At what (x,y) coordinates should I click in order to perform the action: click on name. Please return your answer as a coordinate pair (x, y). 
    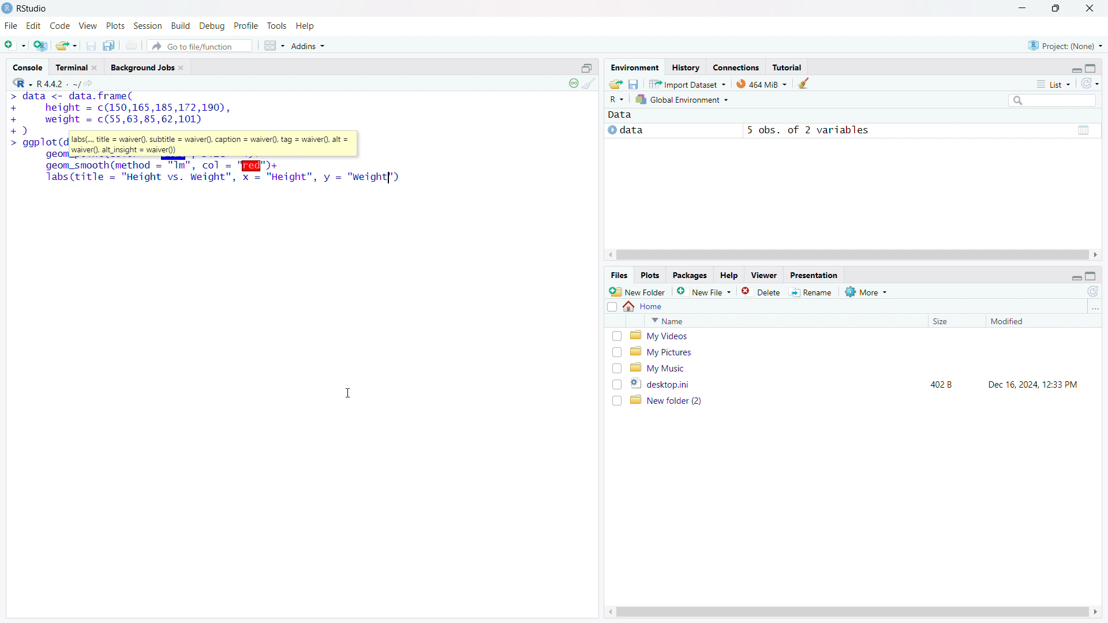
    Looking at the image, I should click on (784, 321).